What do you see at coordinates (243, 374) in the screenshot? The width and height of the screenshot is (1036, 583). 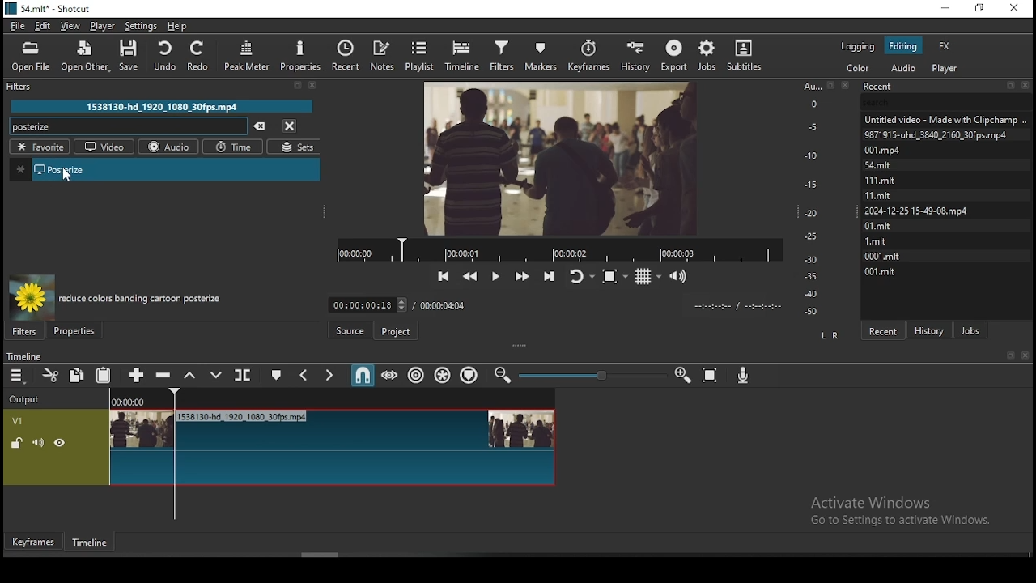 I see `split at playhead` at bounding box center [243, 374].